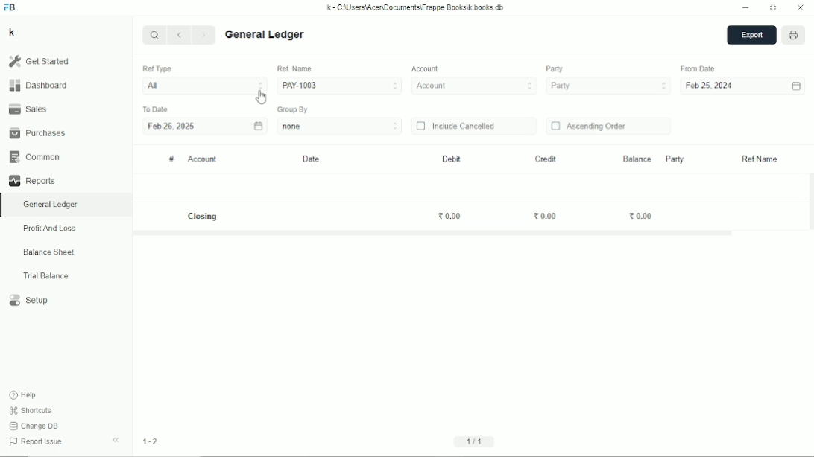  Describe the element at coordinates (710, 86) in the screenshot. I see `Feb 25, 2024` at that location.